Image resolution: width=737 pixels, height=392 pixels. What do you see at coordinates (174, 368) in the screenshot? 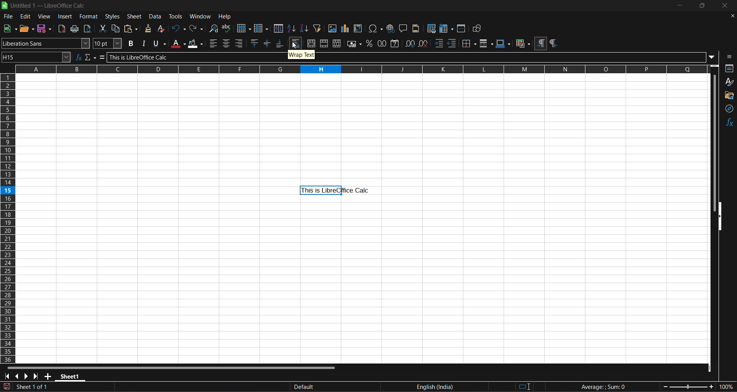
I see `horizontal scroll bar` at bounding box center [174, 368].